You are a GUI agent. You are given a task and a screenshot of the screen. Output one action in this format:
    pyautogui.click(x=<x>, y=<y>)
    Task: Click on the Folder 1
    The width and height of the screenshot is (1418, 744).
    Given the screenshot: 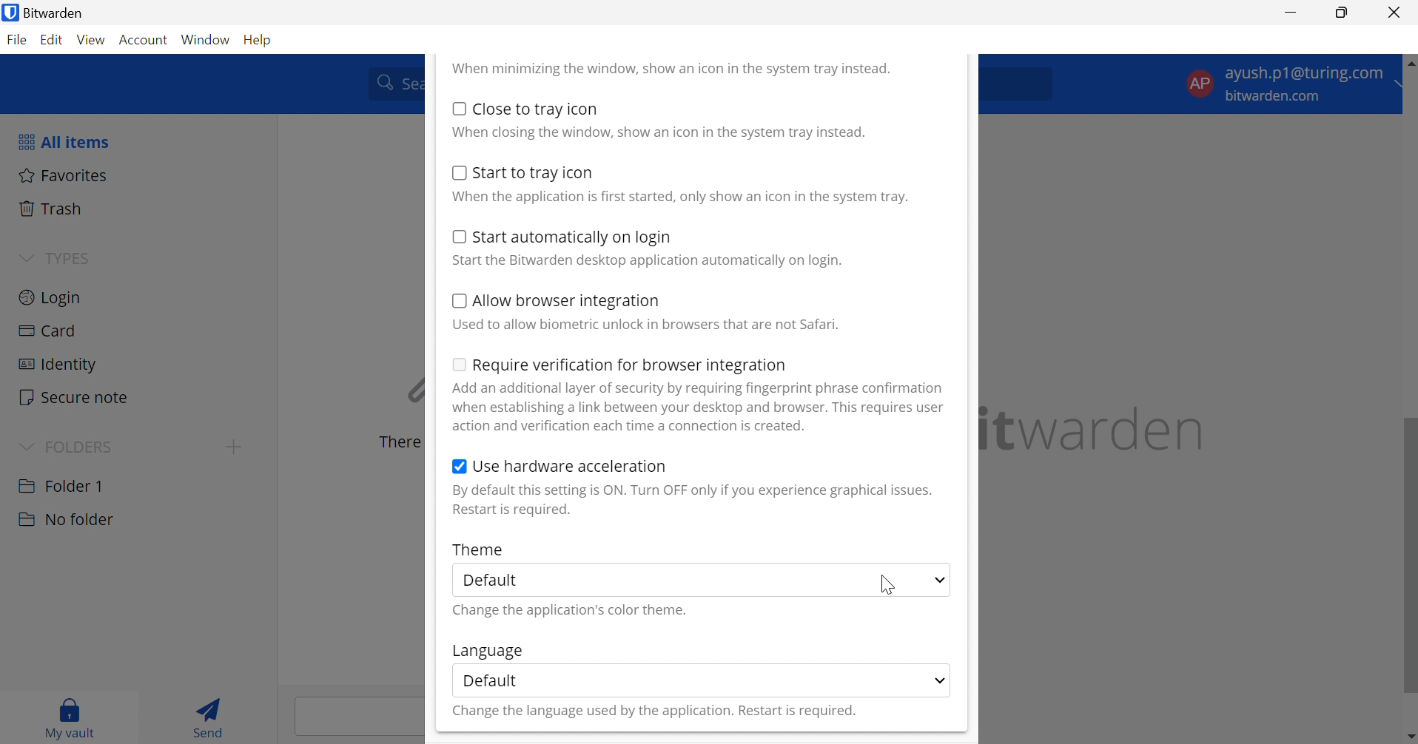 What is the action you would take?
    pyautogui.click(x=61, y=484)
    